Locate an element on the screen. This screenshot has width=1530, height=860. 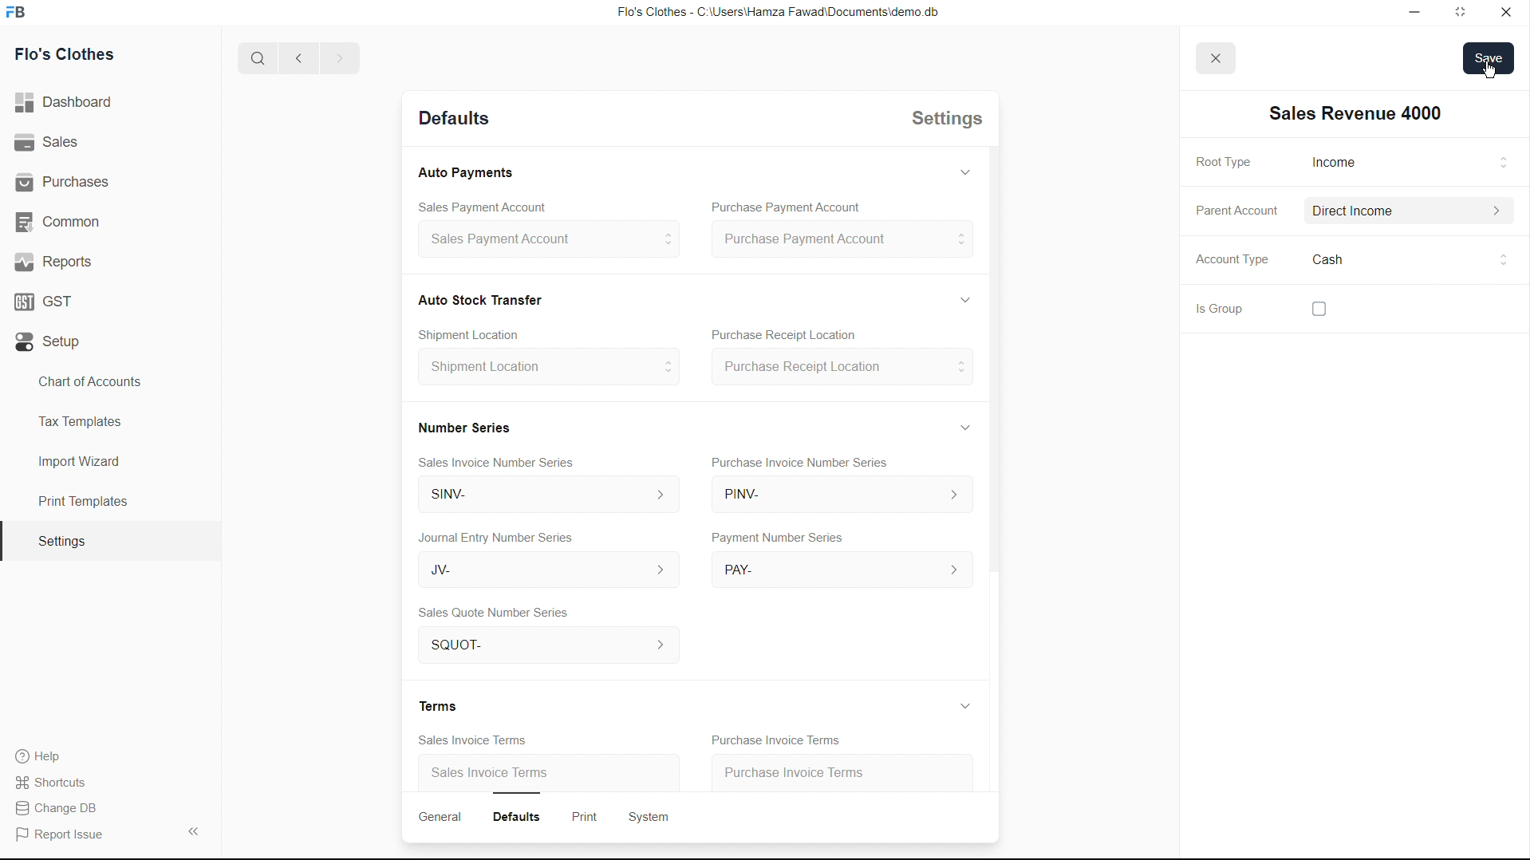
Sales Payment Account is located at coordinates (473, 205).